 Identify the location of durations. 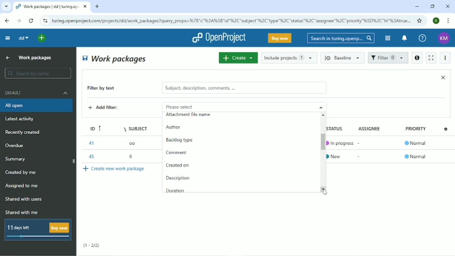
(178, 191).